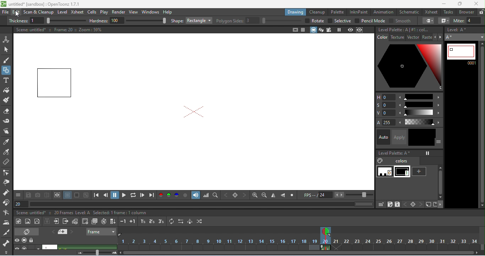 This screenshot has height=256, width=485. I want to click on scene untitled 2, so click(46, 247).